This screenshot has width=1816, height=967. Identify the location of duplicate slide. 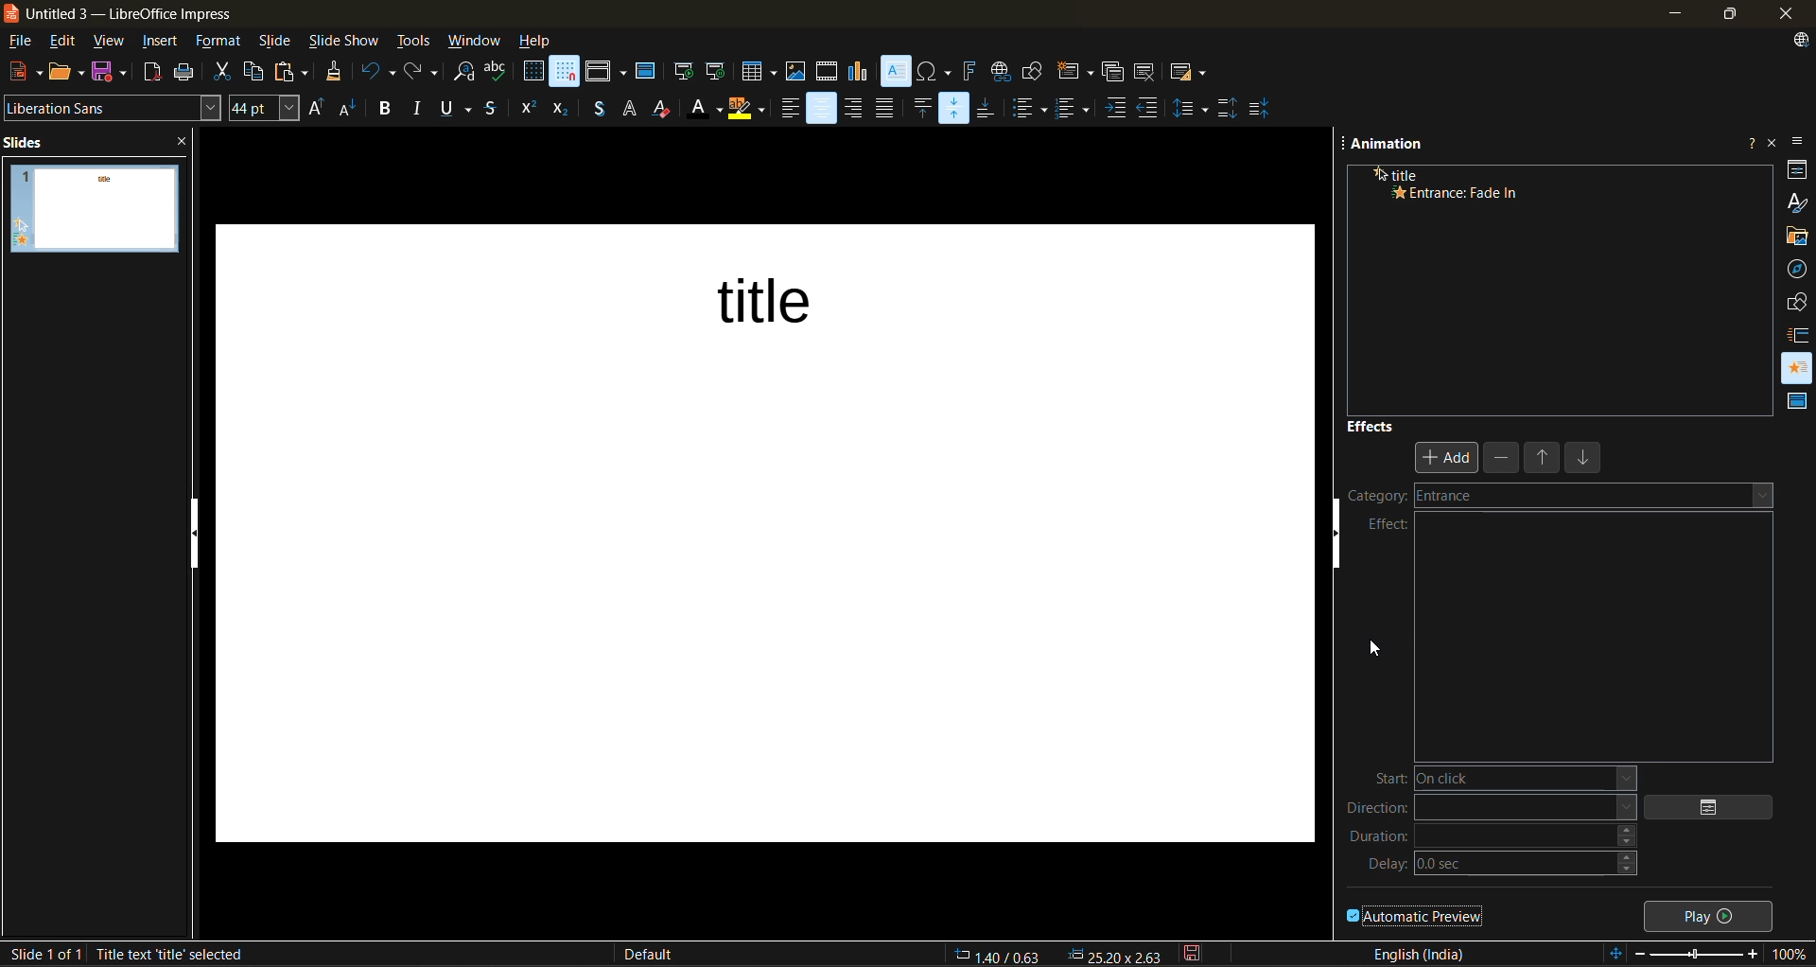
(1113, 75).